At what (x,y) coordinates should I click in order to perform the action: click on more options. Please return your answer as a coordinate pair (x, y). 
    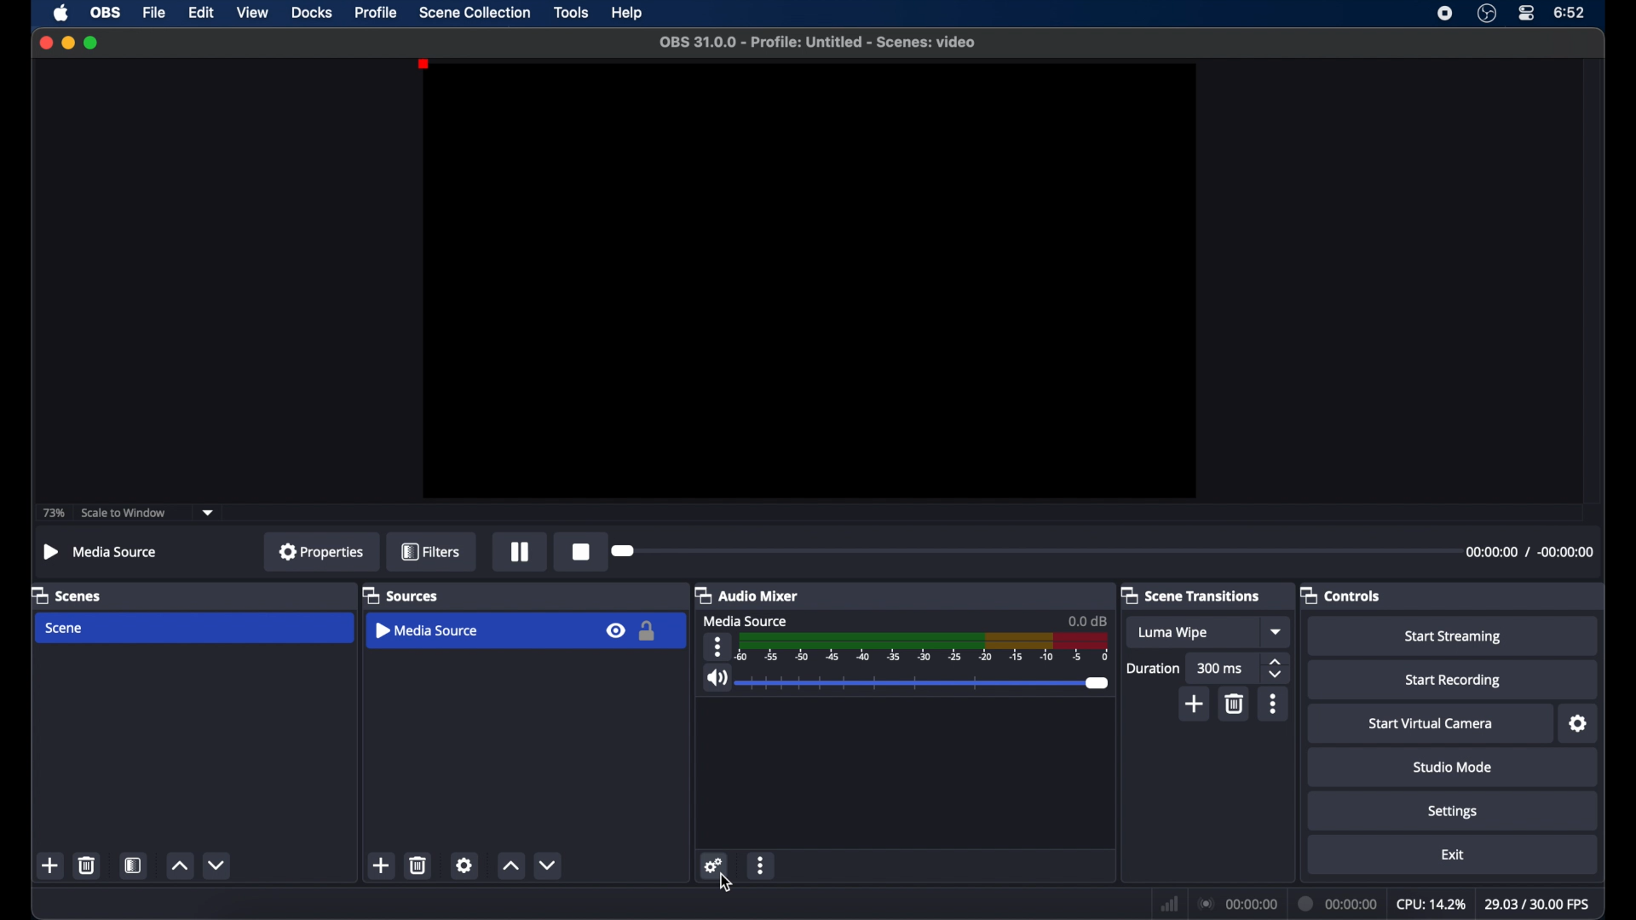
    Looking at the image, I should click on (719, 647).